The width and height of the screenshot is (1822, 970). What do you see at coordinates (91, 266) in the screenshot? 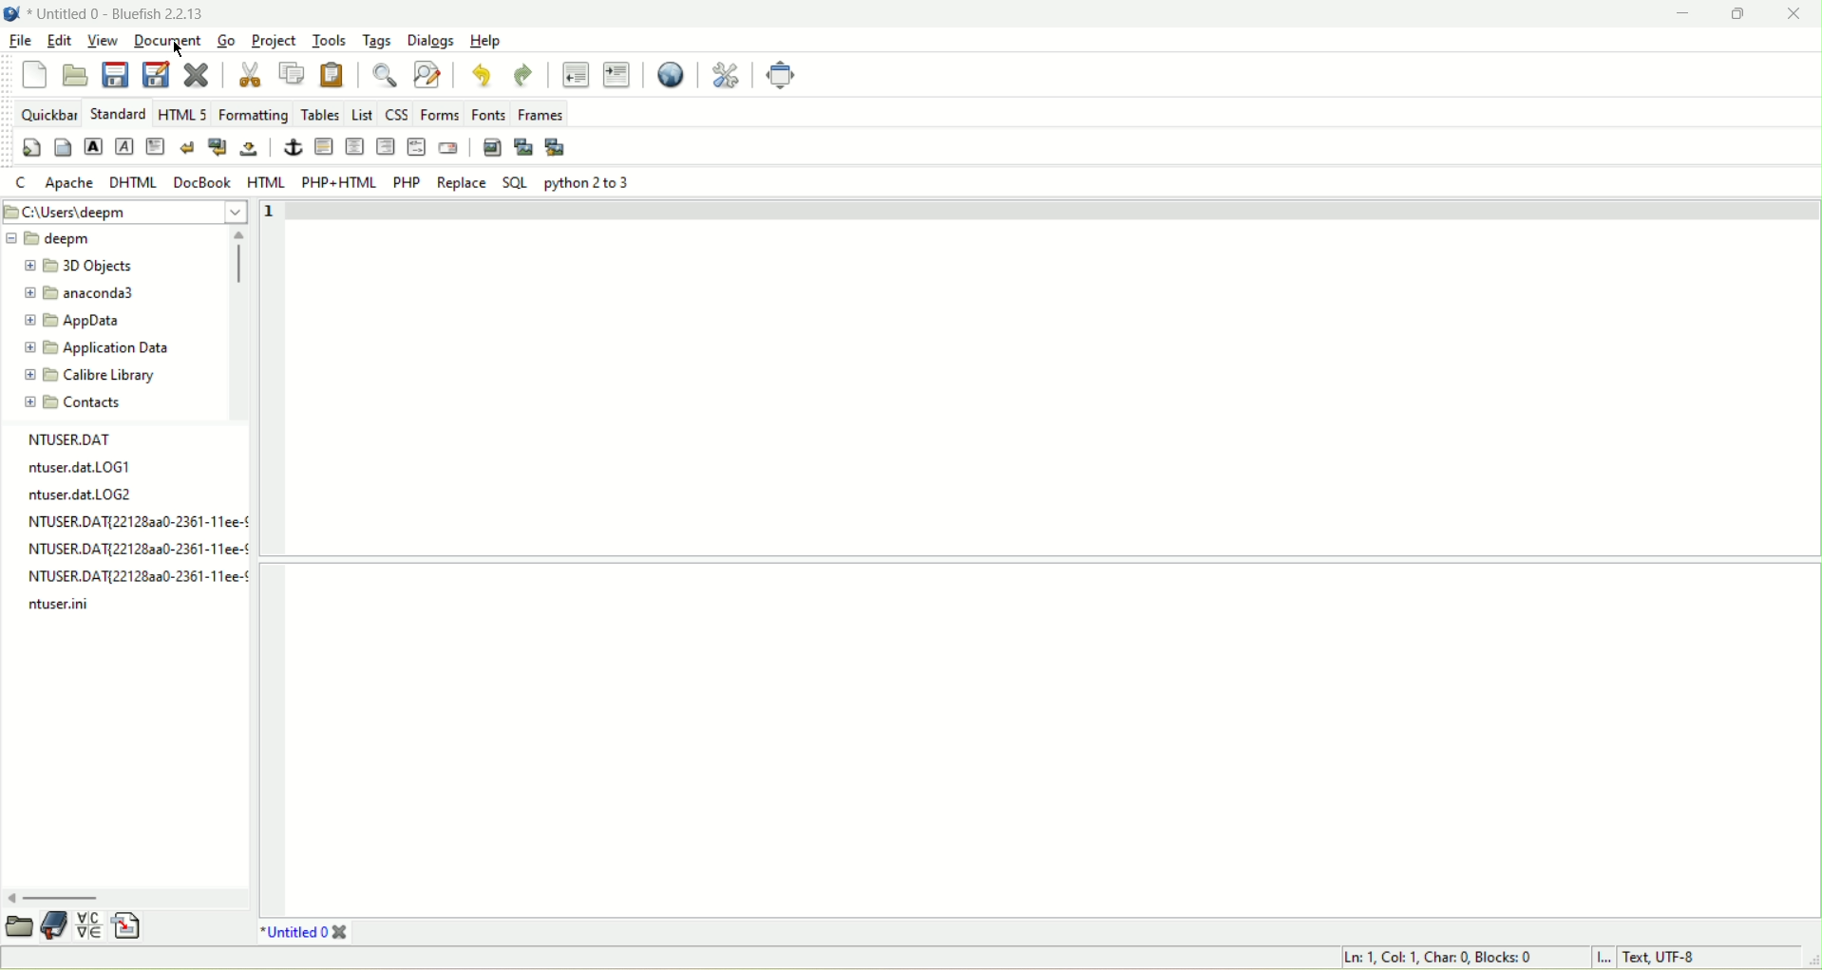
I see `folder name` at bounding box center [91, 266].